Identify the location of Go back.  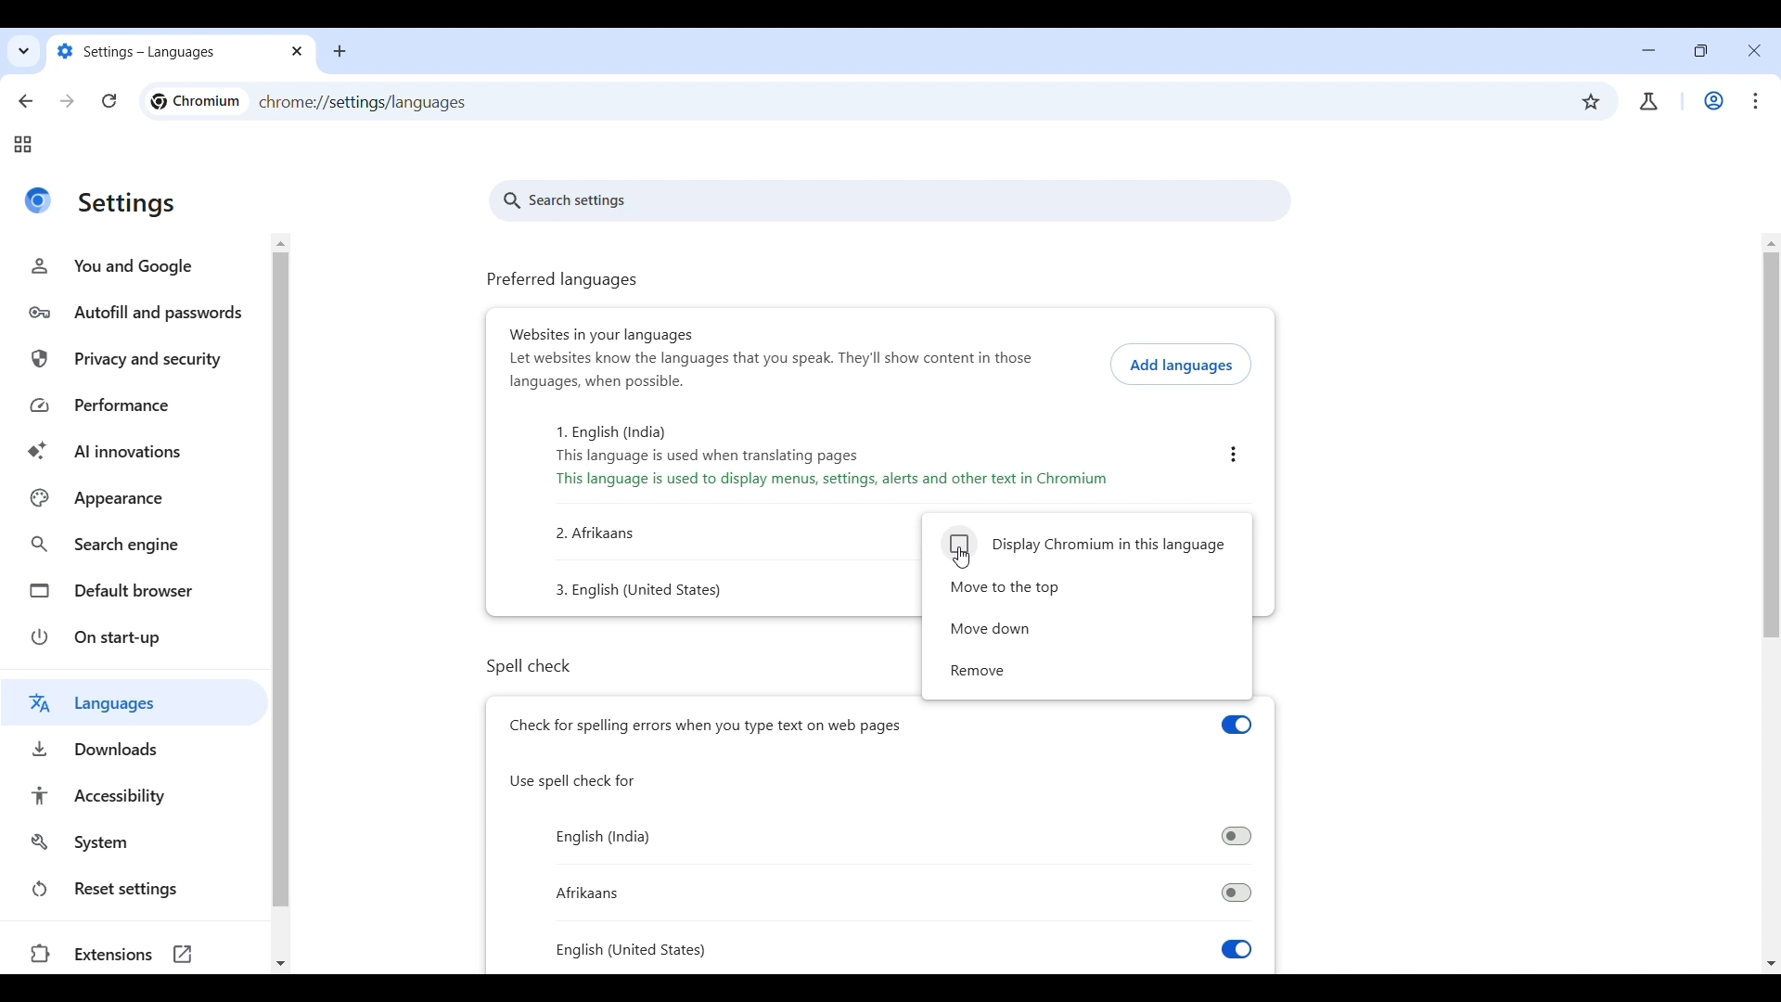
(27, 101).